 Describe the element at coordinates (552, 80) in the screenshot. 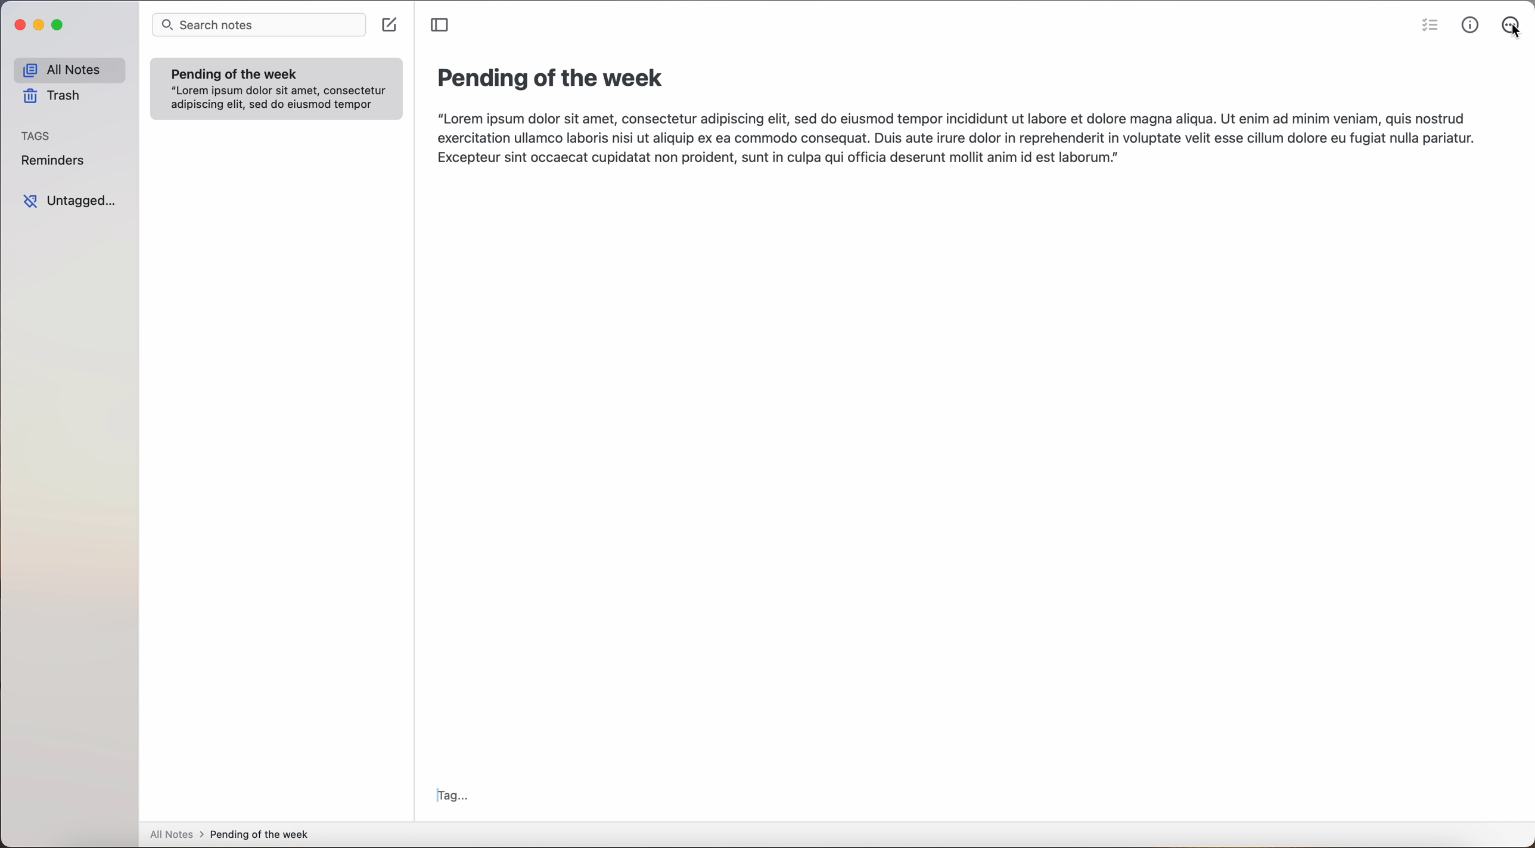

I see `title: Pending of the week` at that location.